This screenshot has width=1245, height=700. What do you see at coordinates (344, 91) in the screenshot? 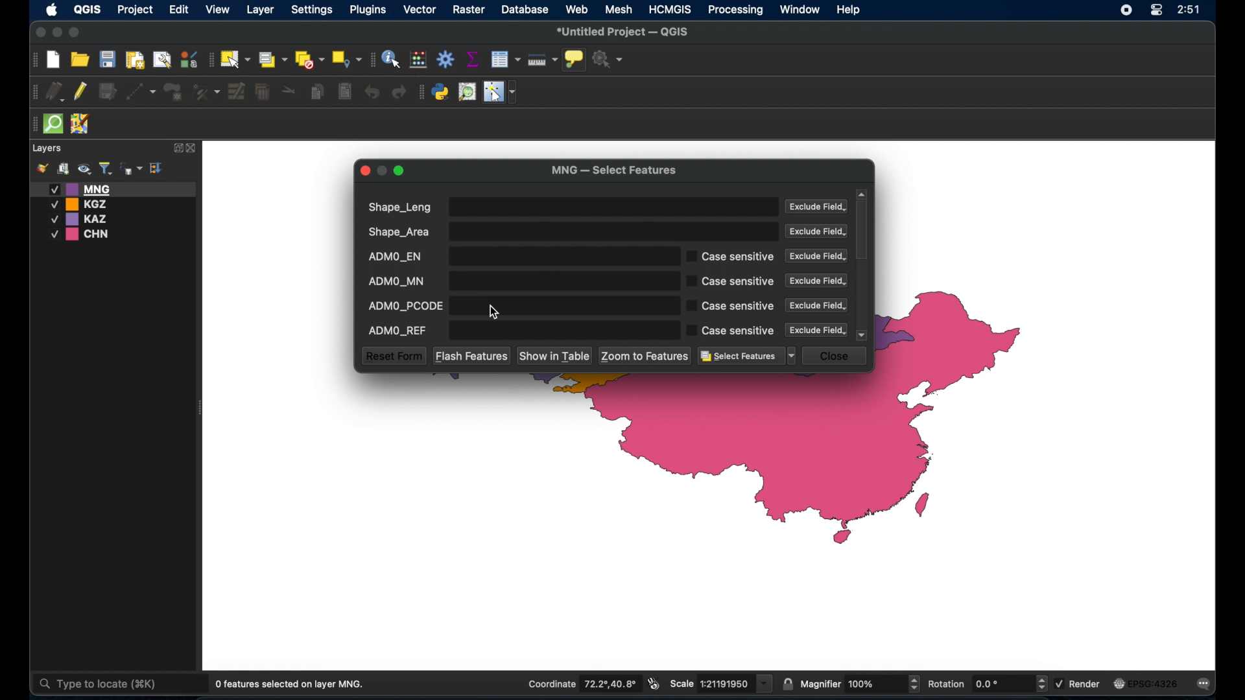
I see `delete selected` at bounding box center [344, 91].